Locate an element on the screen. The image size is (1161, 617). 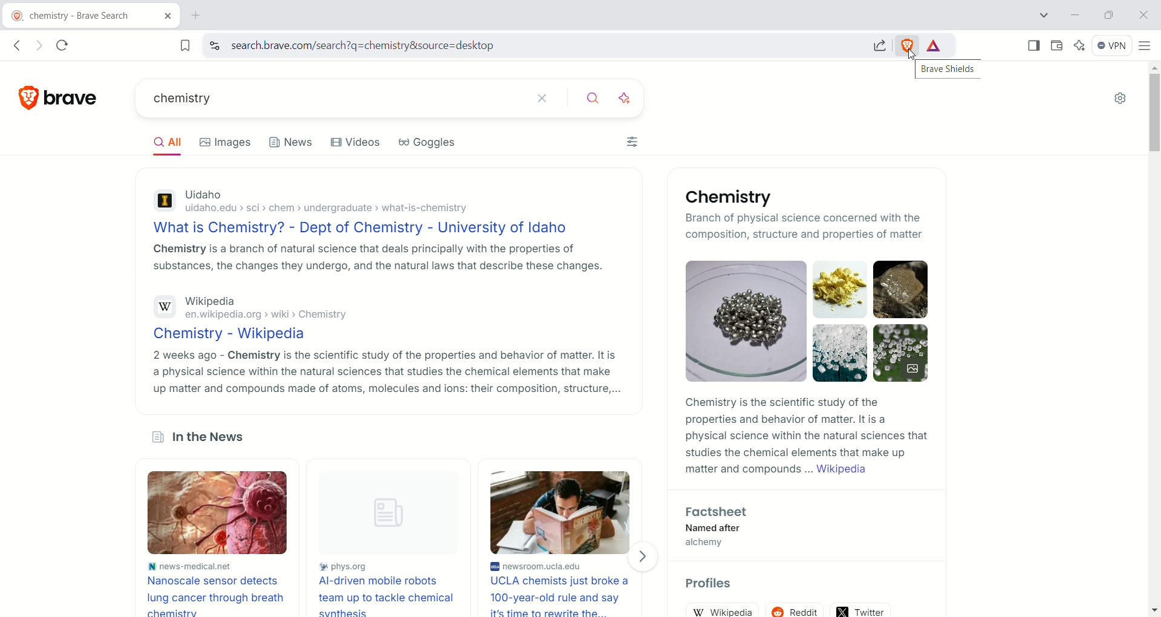
click to go forward, hold to see history is located at coordinates (38, 45).